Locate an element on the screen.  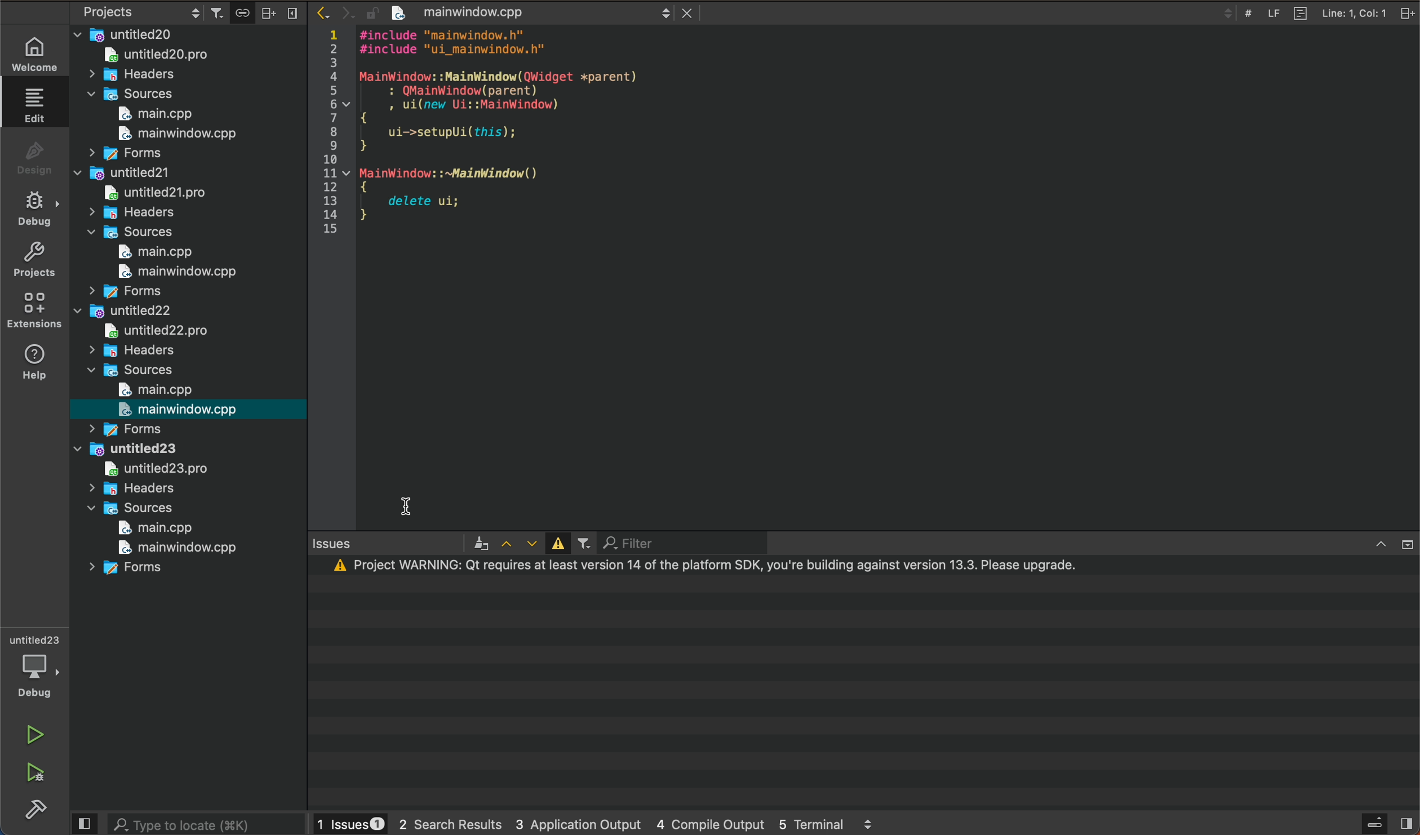
forms is located at coordinates (132, 571).